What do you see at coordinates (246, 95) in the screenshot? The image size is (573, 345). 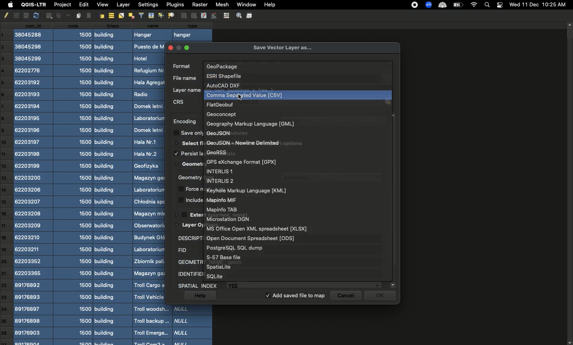 I see `Format` at bounding box center [246, 95].